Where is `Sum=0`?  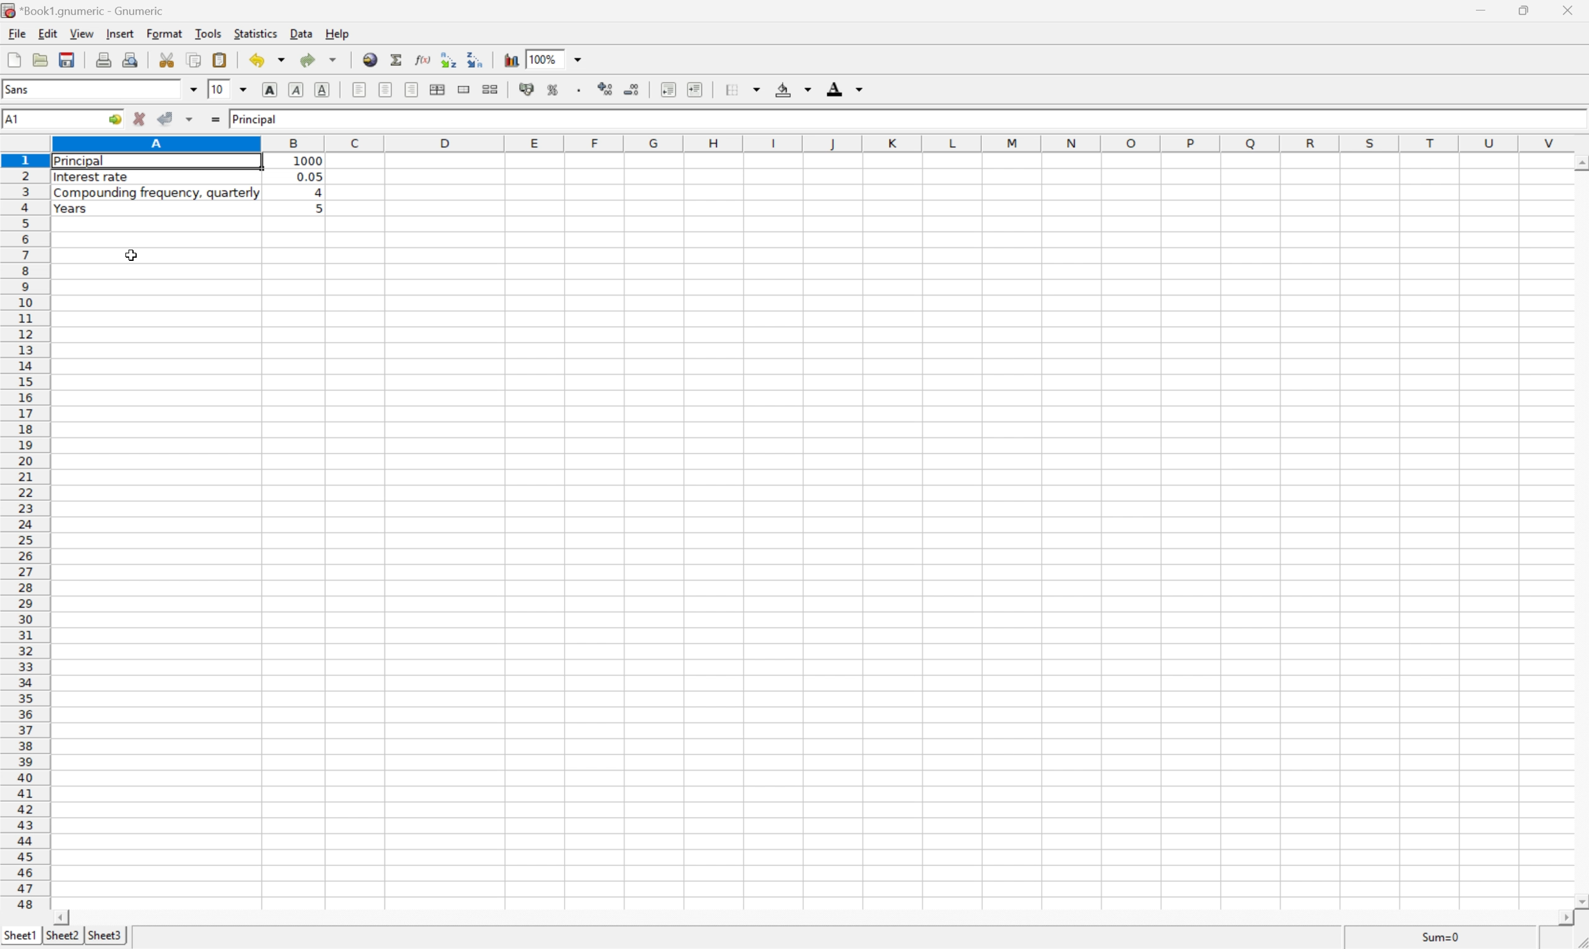
Sum=0 is located at coordinates (1441, 937).